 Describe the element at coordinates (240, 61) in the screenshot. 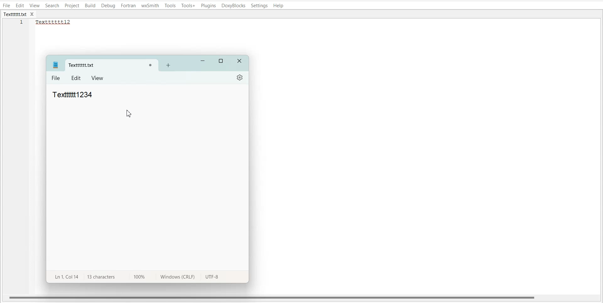

I see `Close` at that location.